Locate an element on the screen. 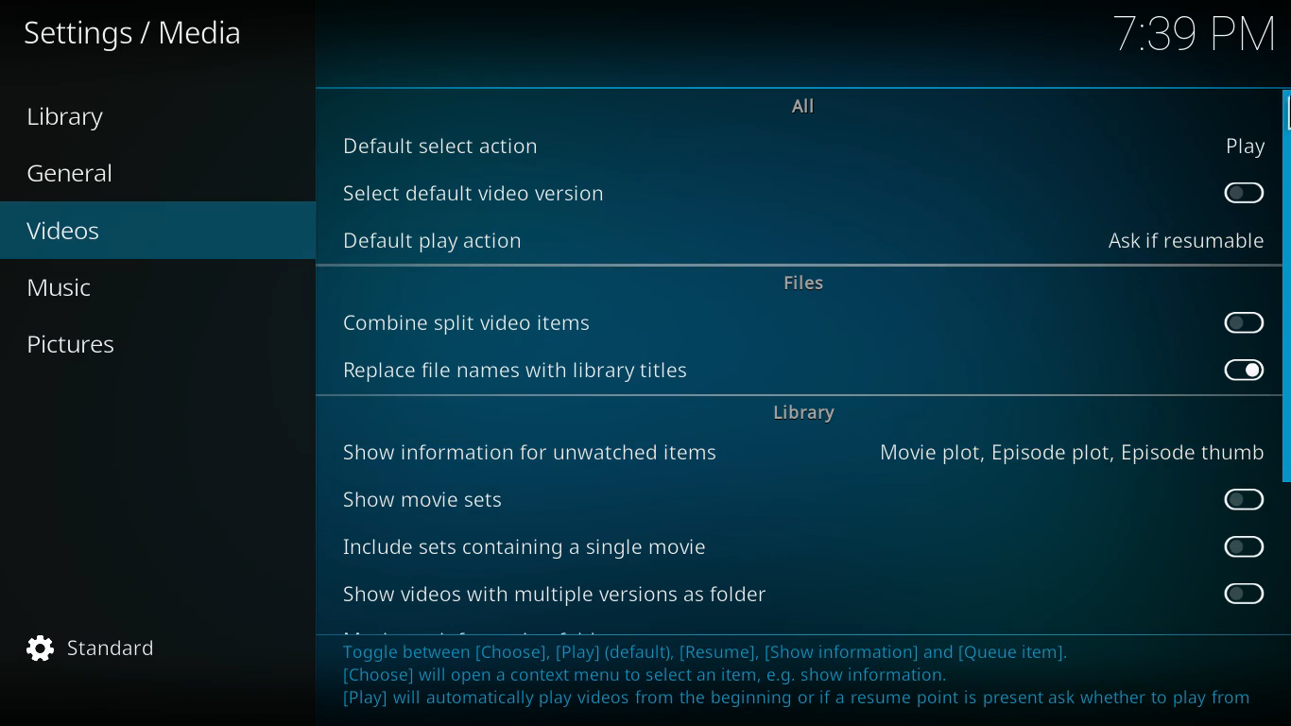  videos is located at coordinates (142, 233).